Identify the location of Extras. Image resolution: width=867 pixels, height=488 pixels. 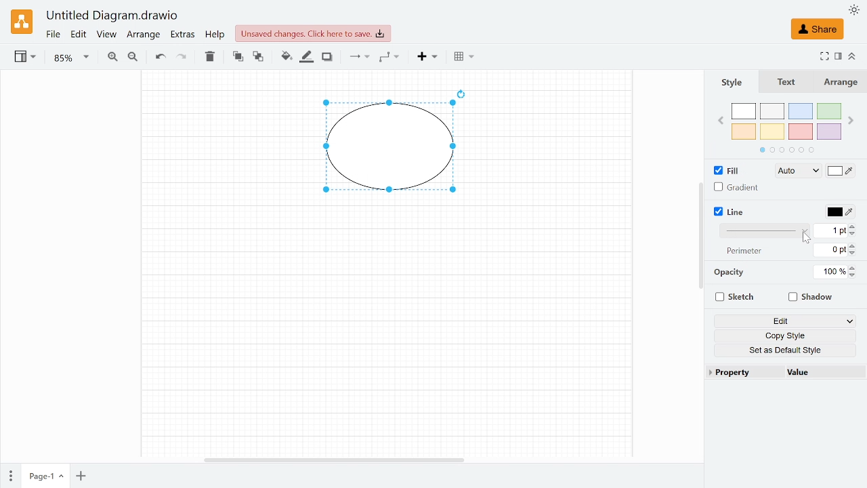
(183, 35).